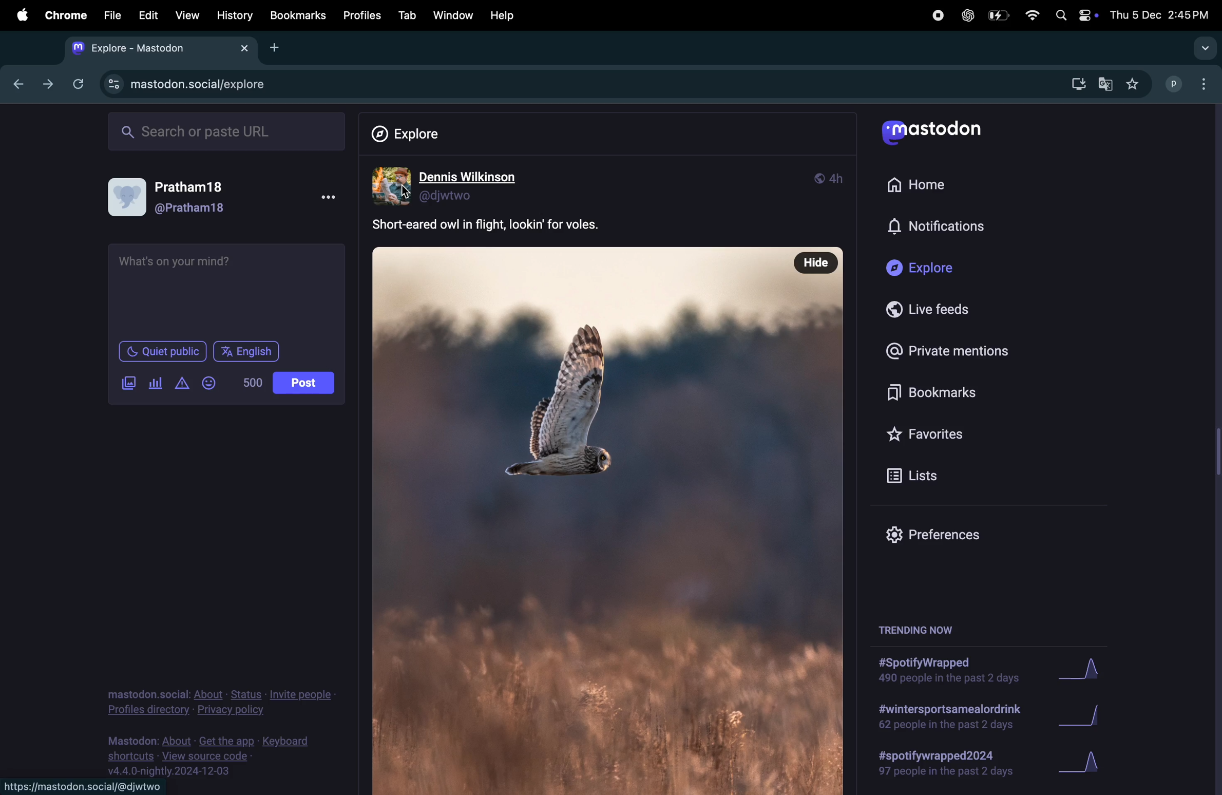 The image size is (1222, 795). I want to click on list, so click(913, 475).